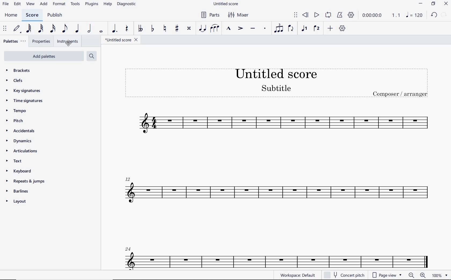 This screenshot has width=451, height=280. I want to click on TOOLS, so click(75, 4).